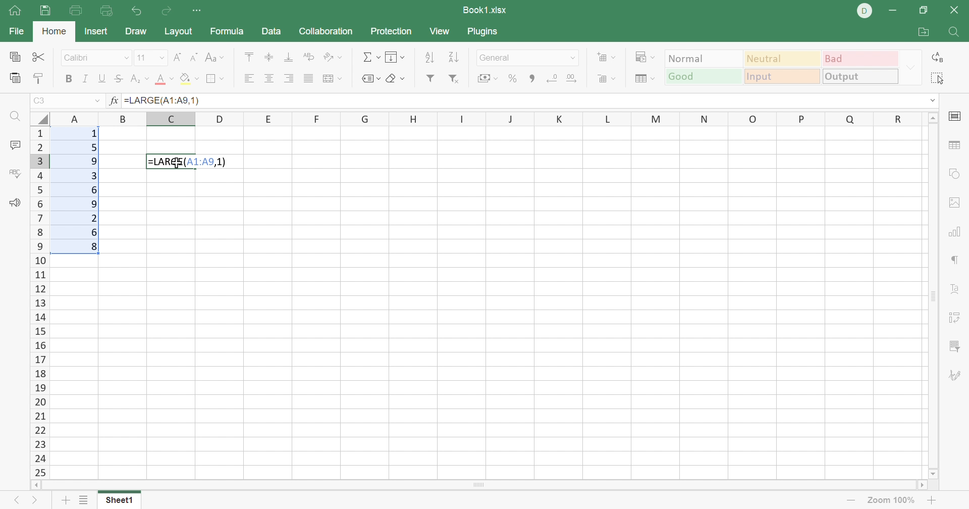 This screenshot has height=509, width=969. I want to click on Paste, so click(15, 79).